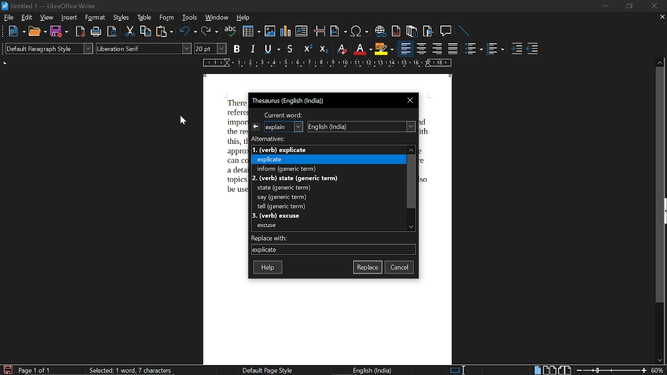 The image size is (667, 375). I want to click on form, so click(168, 18).